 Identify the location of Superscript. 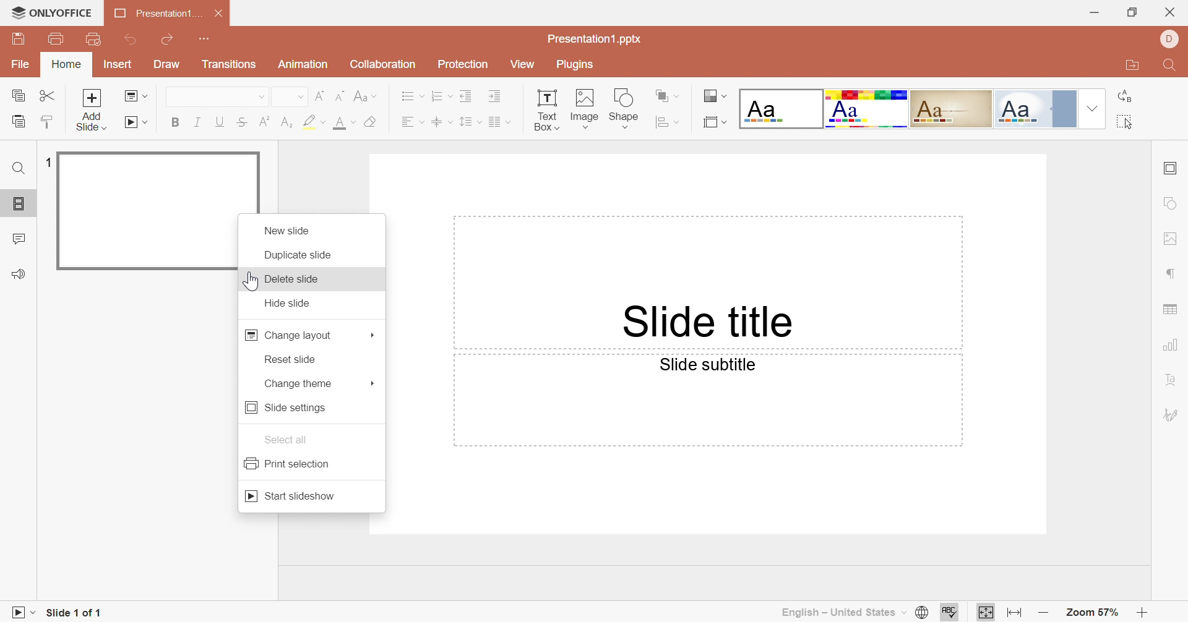
(265, 122).